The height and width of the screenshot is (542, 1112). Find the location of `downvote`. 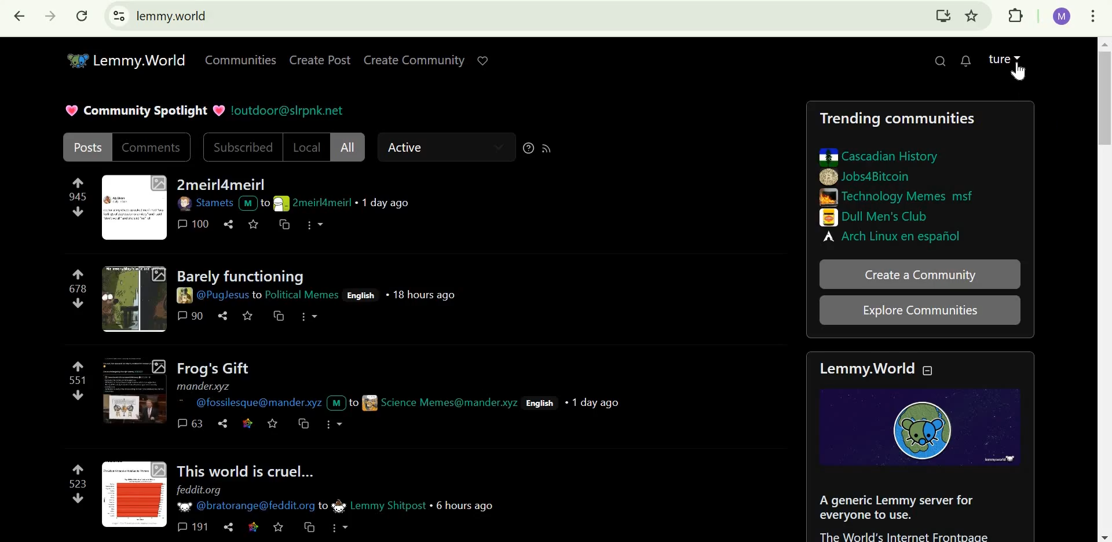

downvote is located at coordinates (77, 499).